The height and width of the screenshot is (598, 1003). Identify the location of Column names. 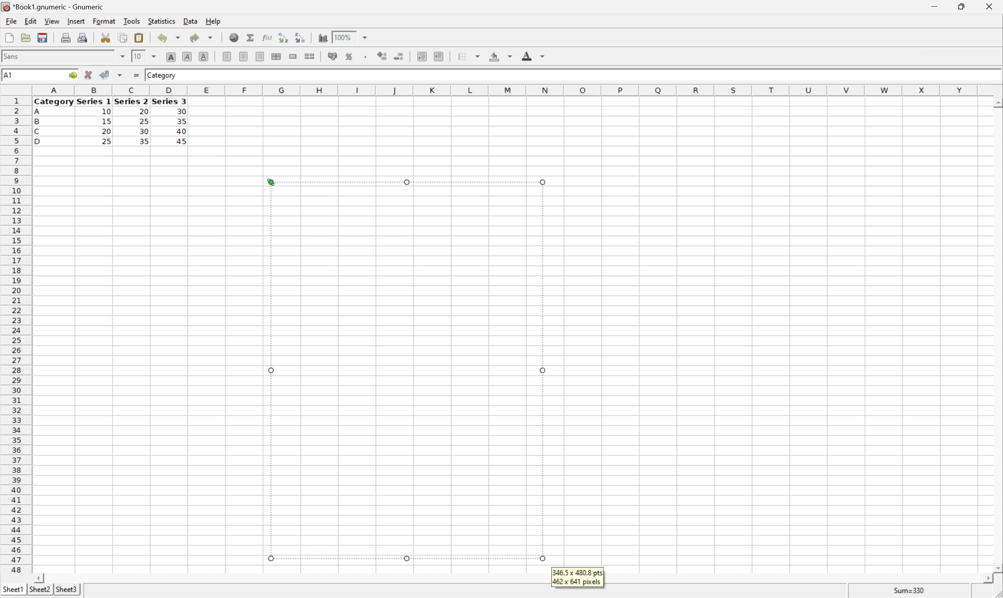
(508, 91).